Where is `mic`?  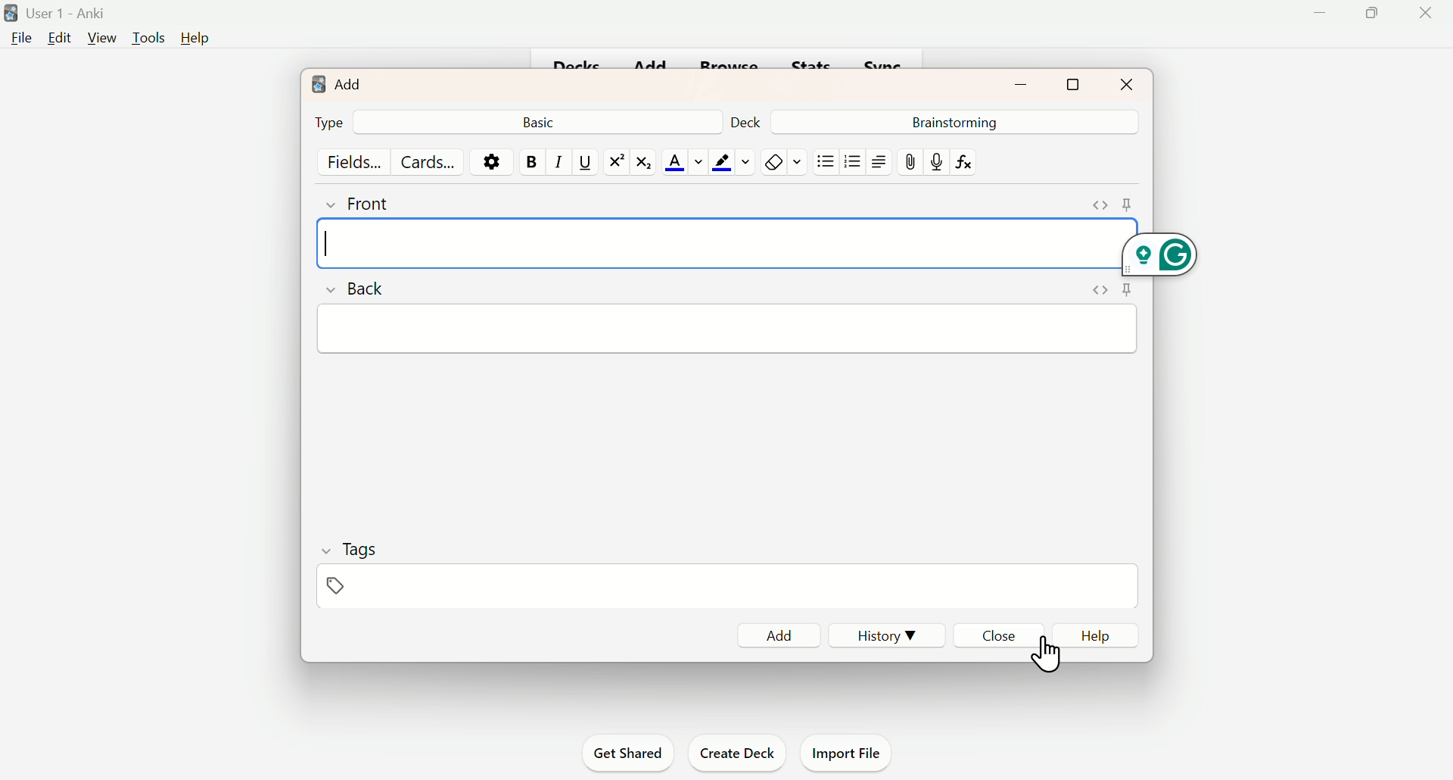 mic is located at coordinates (935, 161).